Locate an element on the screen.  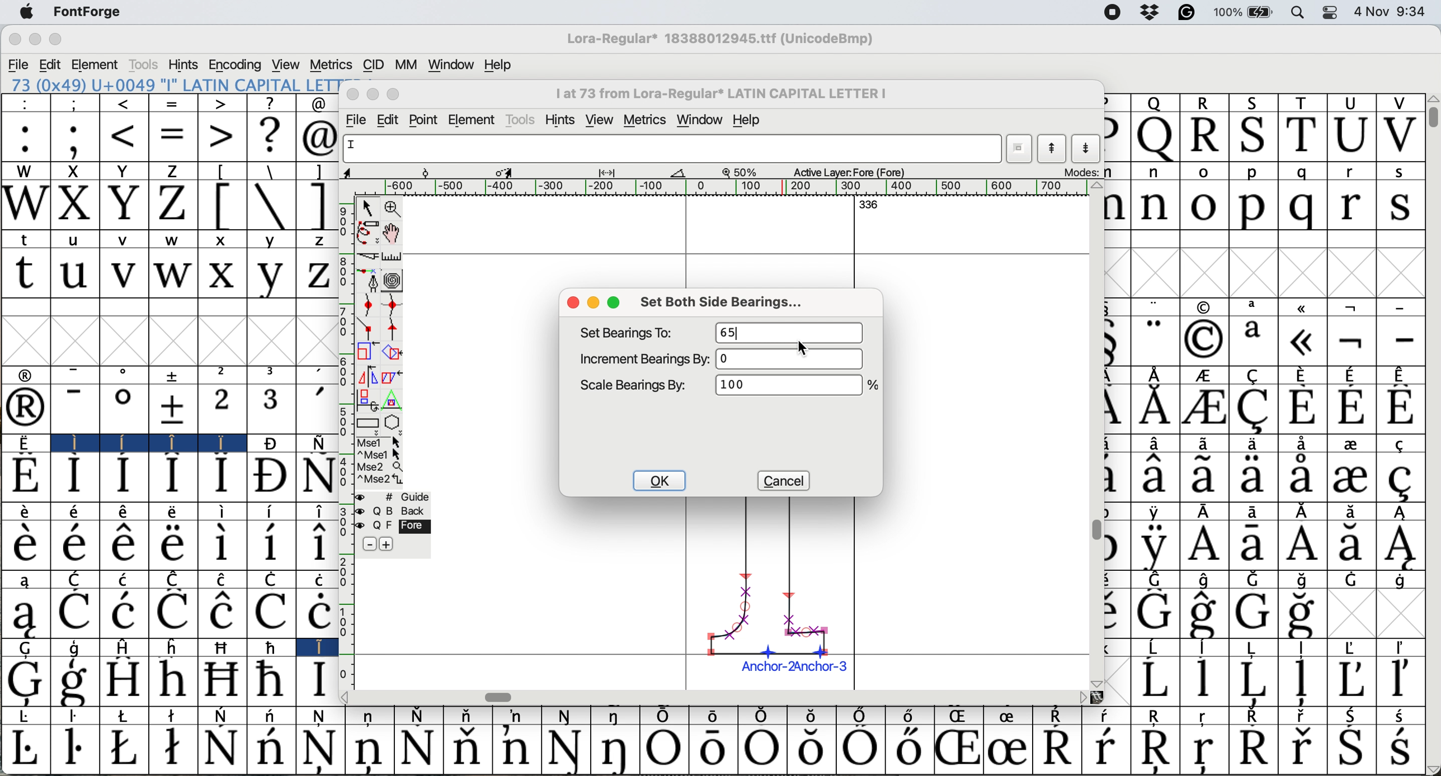
Symbol is located at coordinates (27, 750).